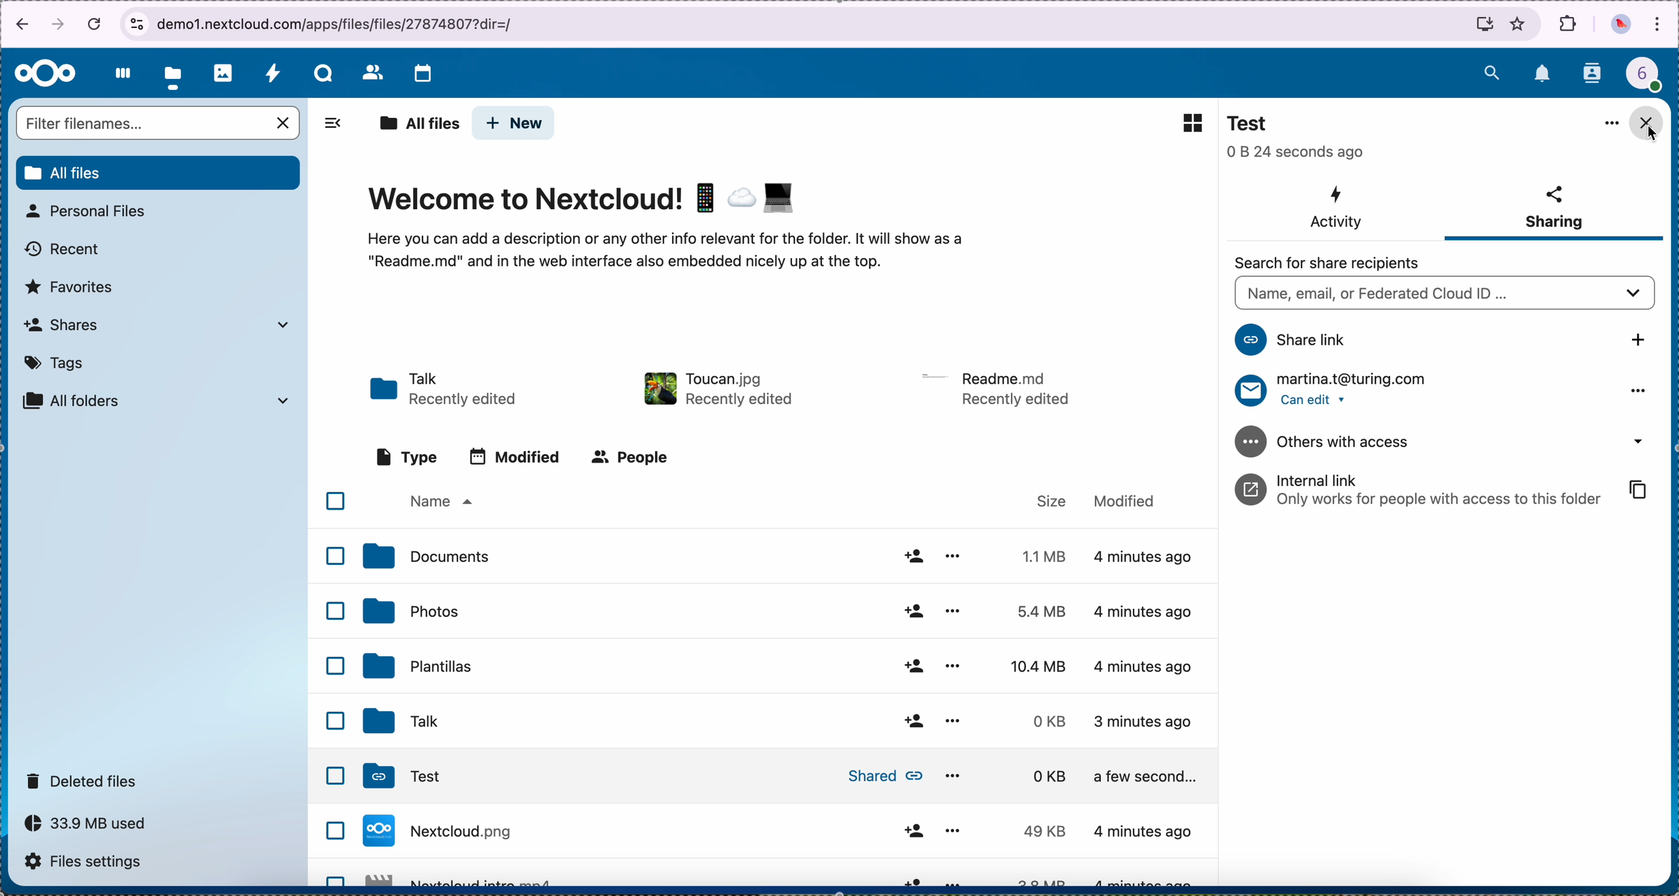  Describe the element at coordinates (788, 830) in the screenshot. I see `file` at that location.